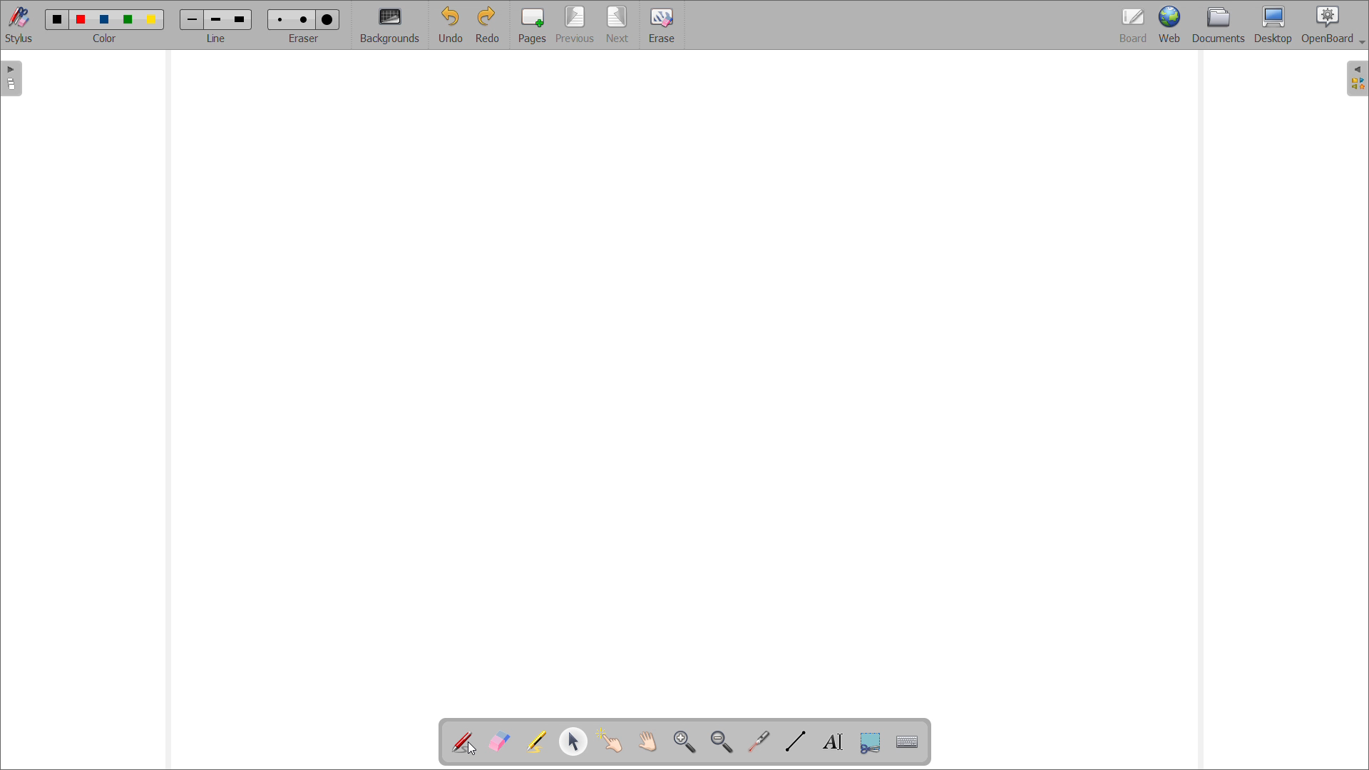 Image resolution: width=1369 pixels, height=770 pixels. What do you see at coordinates (451, 24) in the screenshot?
I see `undo` at bounding box center [451, 24].